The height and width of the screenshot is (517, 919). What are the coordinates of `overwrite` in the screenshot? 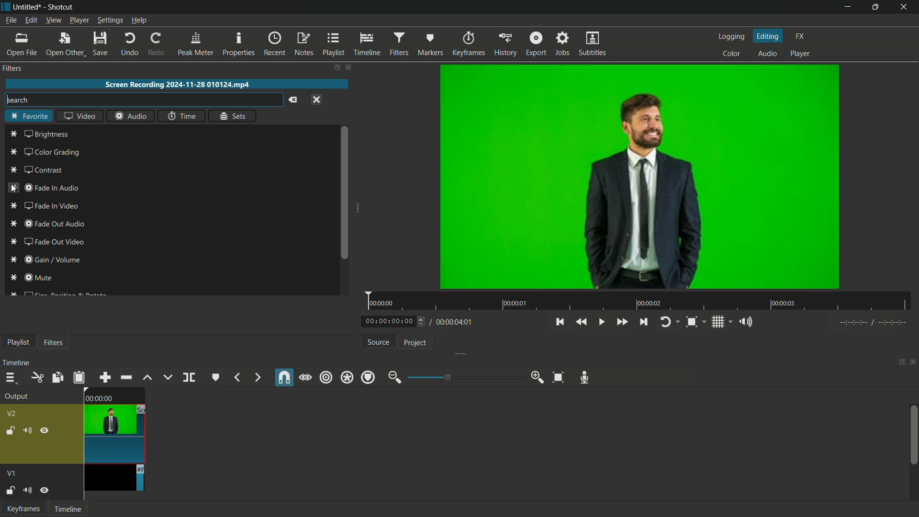 It's located at (168, 378).